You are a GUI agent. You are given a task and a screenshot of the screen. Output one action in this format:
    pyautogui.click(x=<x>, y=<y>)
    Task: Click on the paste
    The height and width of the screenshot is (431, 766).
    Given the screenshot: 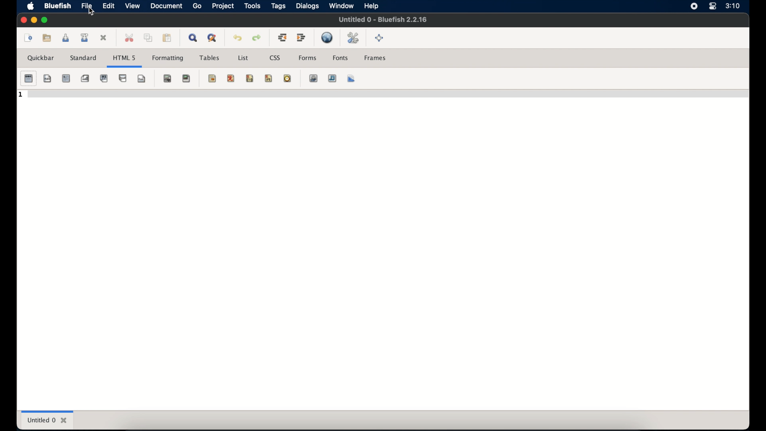 What is the action you would take?
    pyautogui.click(x=168, y=38)
    